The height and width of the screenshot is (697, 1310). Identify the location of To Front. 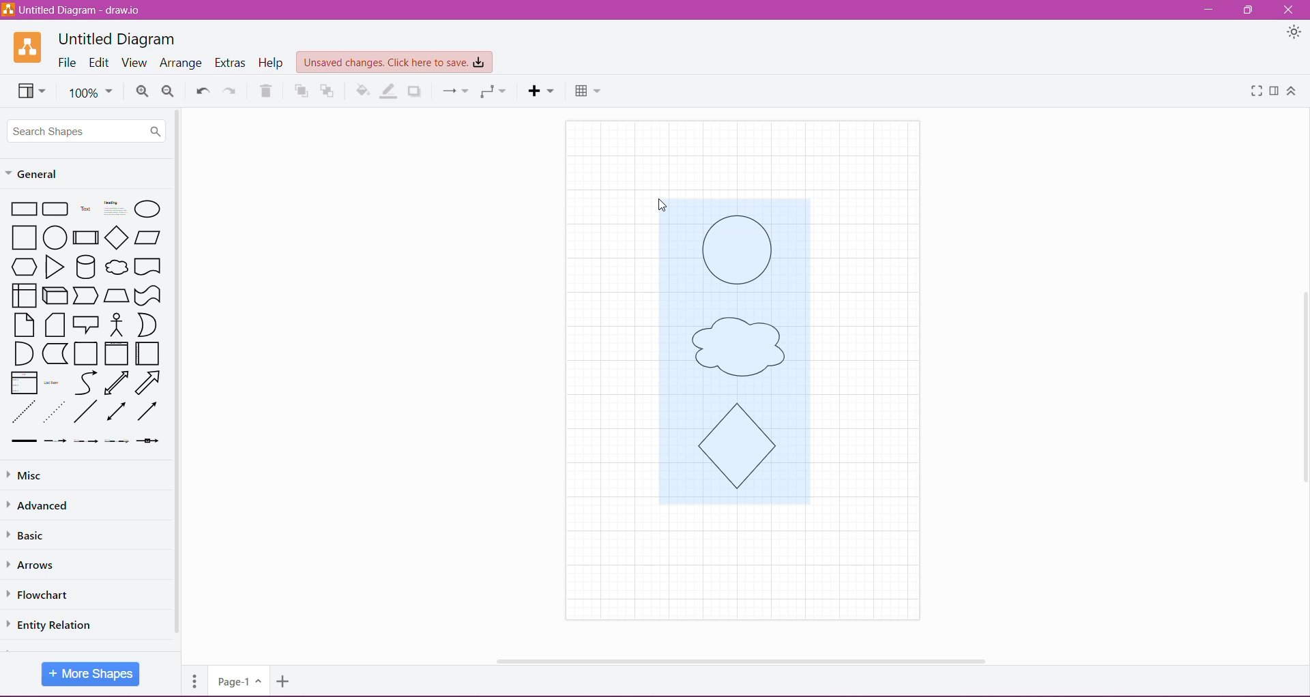
(299, 91).